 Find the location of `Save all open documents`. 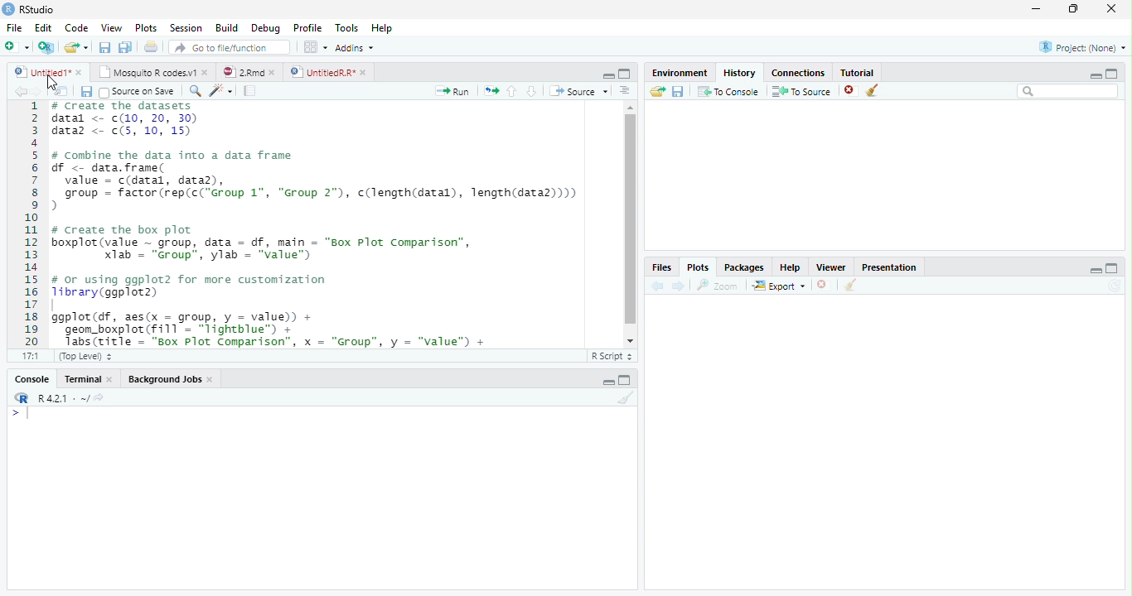

Save all open documents is located at coordinates (125, 46).